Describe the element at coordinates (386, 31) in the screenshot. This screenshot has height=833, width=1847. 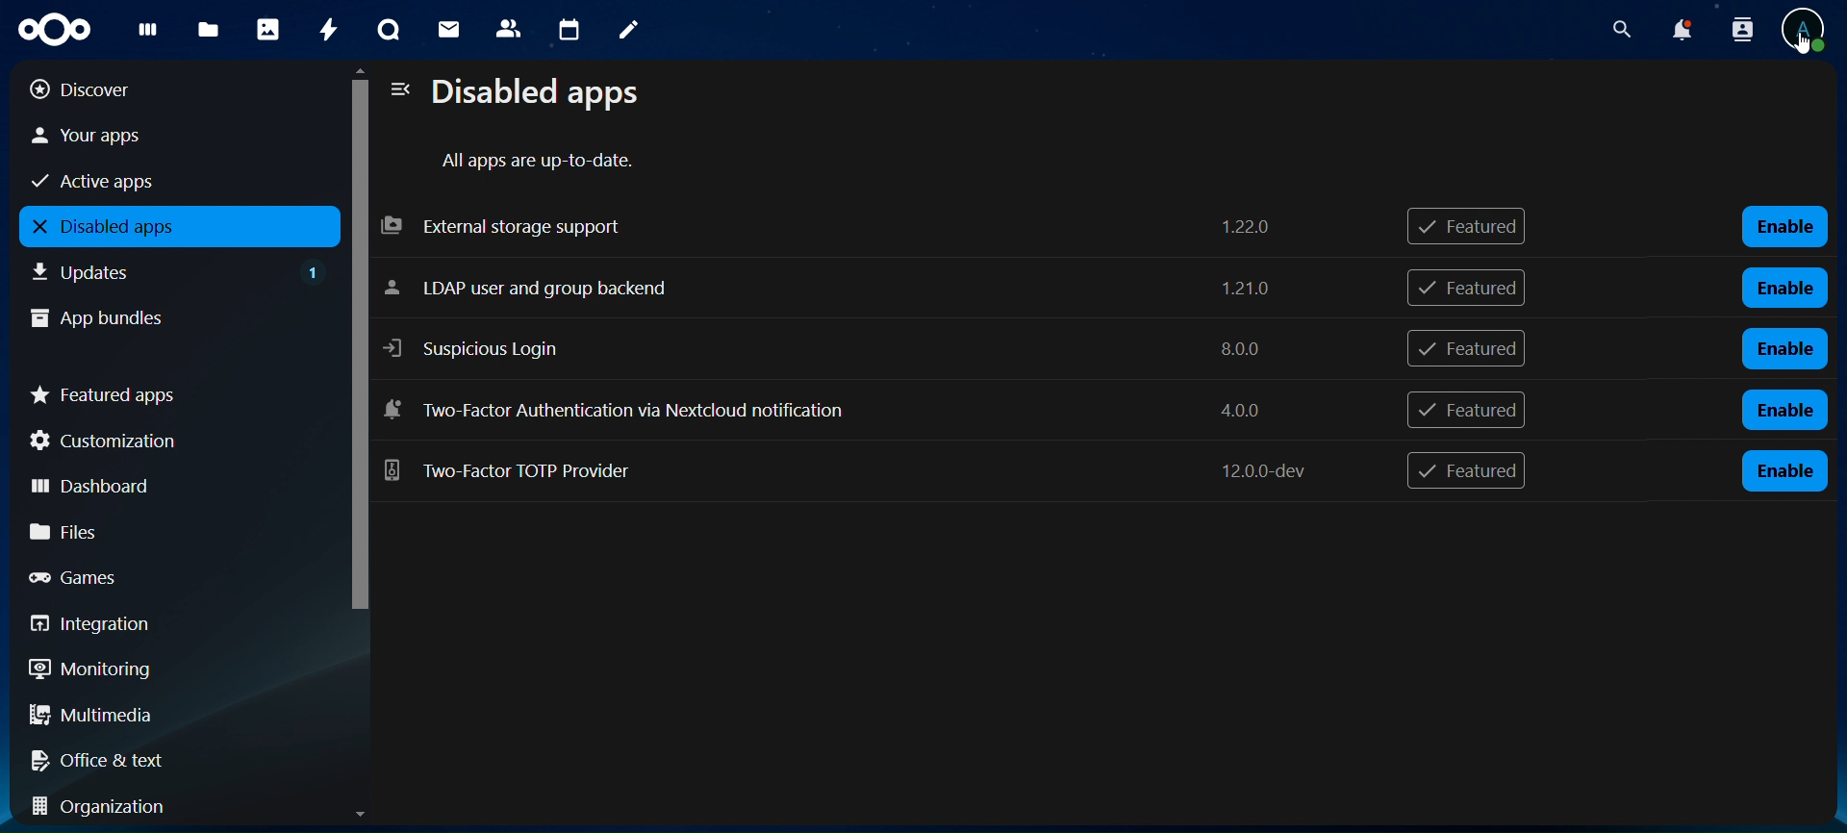
I see `talk` at that location.